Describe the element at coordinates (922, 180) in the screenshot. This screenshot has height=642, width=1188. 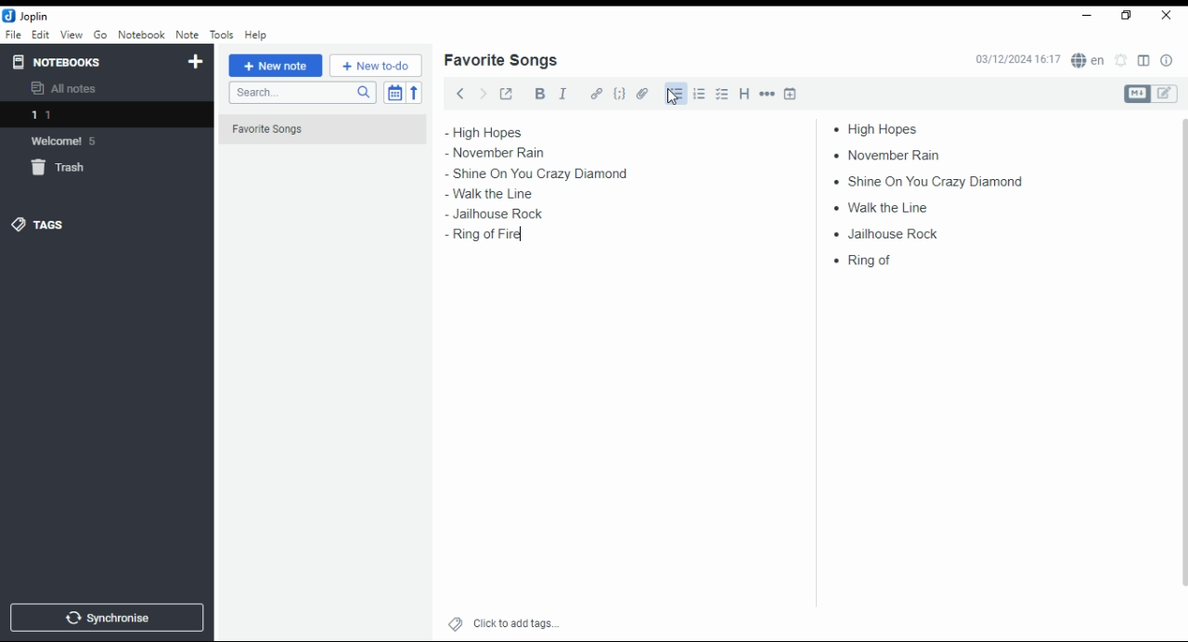
I see `shine on you crazy diamond` at that location.